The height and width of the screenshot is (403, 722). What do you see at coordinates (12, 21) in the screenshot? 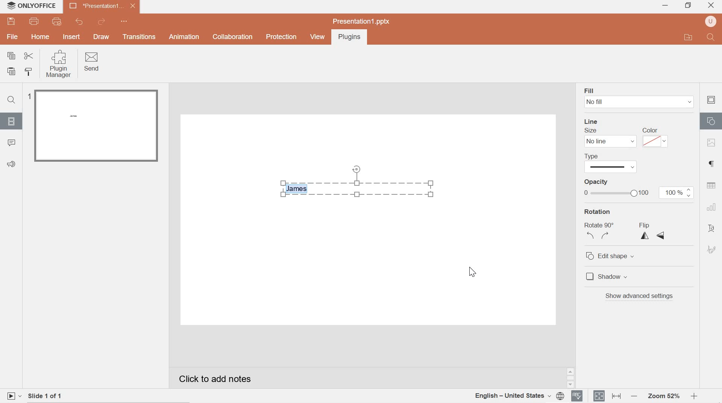
I see `save` at bounding box center [12, 21].